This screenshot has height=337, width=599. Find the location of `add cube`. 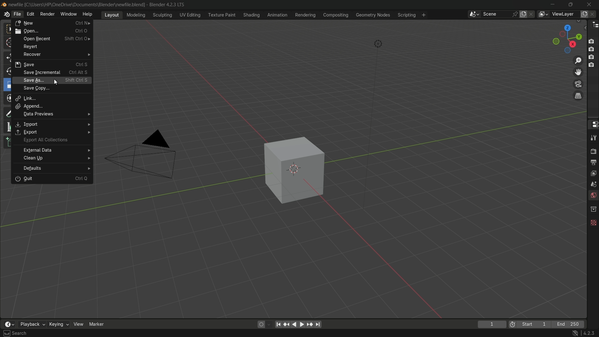

add cube is located at coordinates (6, 143).